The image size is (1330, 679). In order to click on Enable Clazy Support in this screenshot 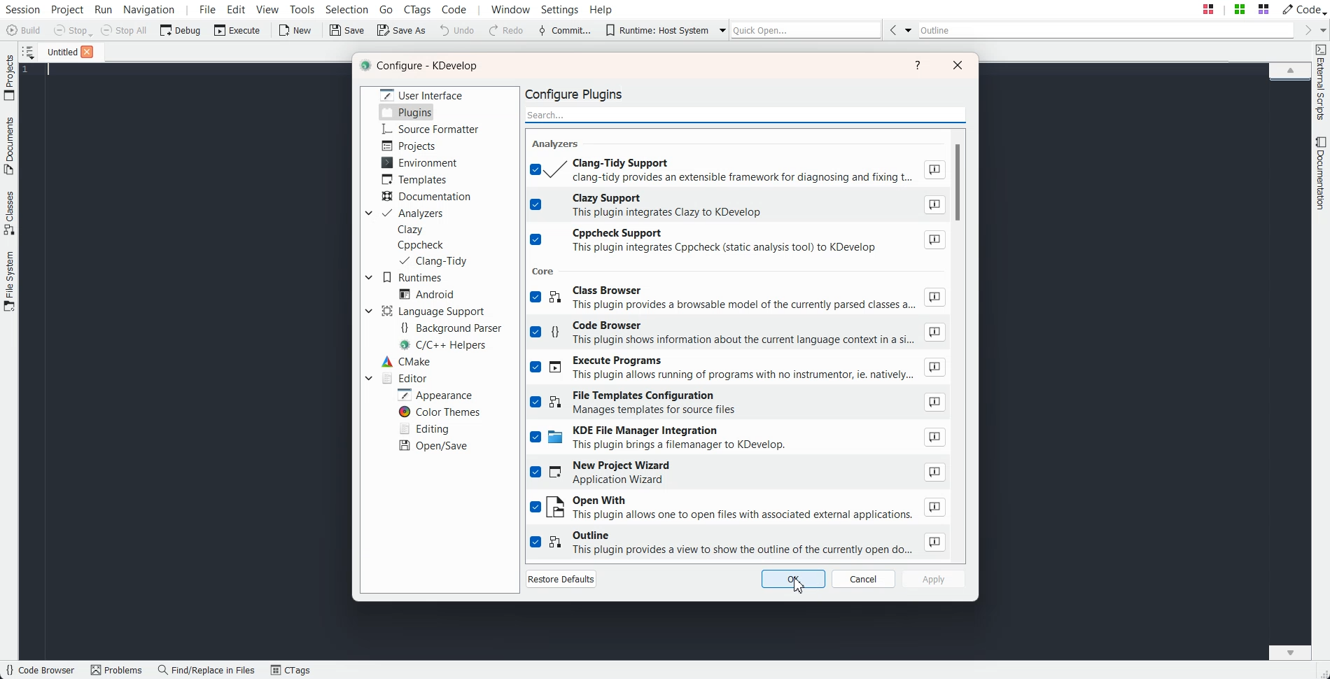, I will do `click(738, 205)`.